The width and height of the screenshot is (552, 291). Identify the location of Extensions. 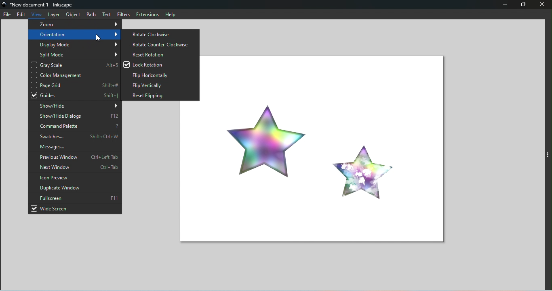
(146, 14).